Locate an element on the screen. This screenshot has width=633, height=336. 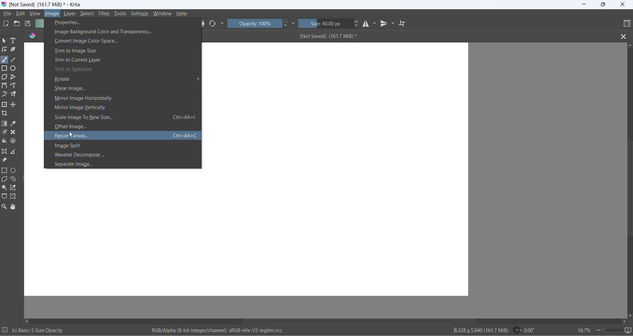
draw a gradient is located at coordinates (5, 124).